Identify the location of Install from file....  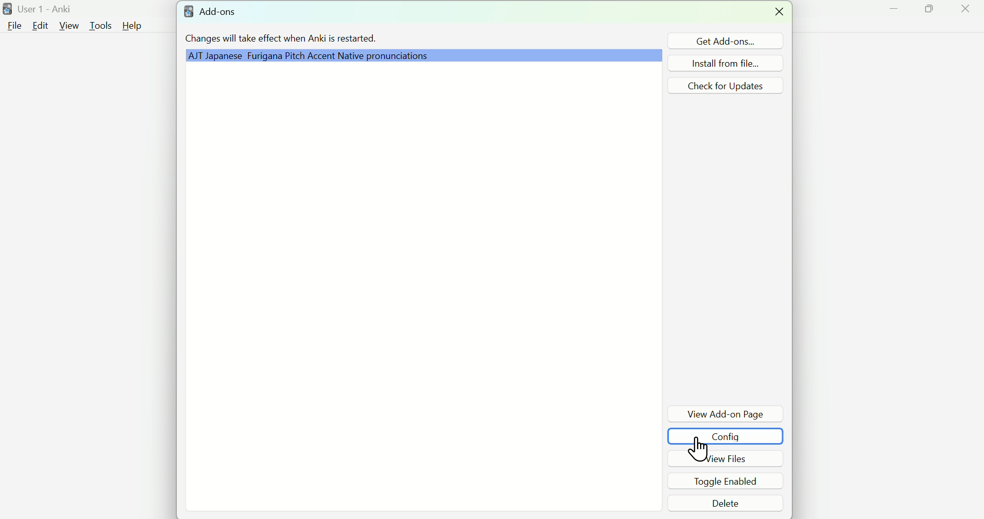
(727, 63).